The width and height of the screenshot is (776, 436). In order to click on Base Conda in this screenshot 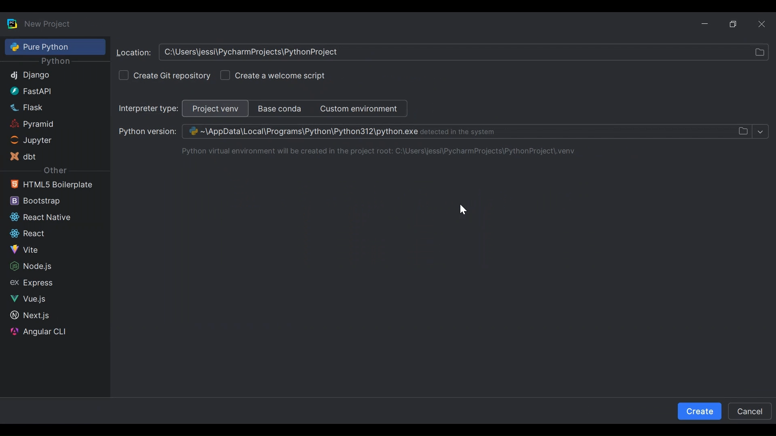, I will do `click(280, 109)`.